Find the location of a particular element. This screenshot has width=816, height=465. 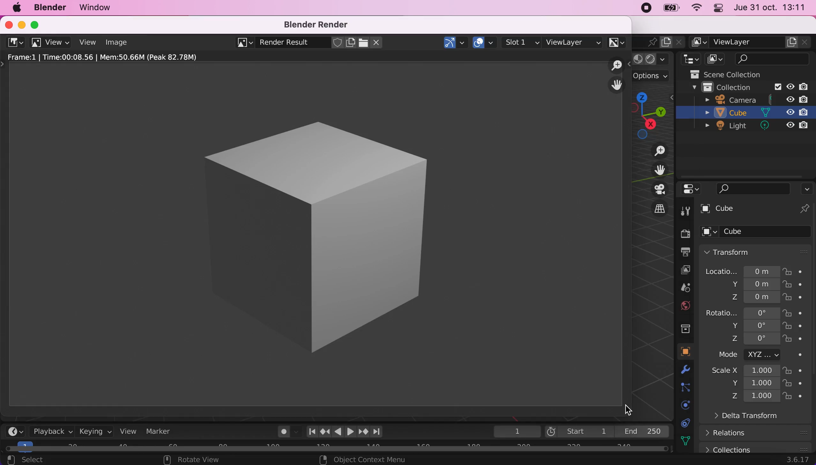

auto keying is located at coordinates (283, 433).